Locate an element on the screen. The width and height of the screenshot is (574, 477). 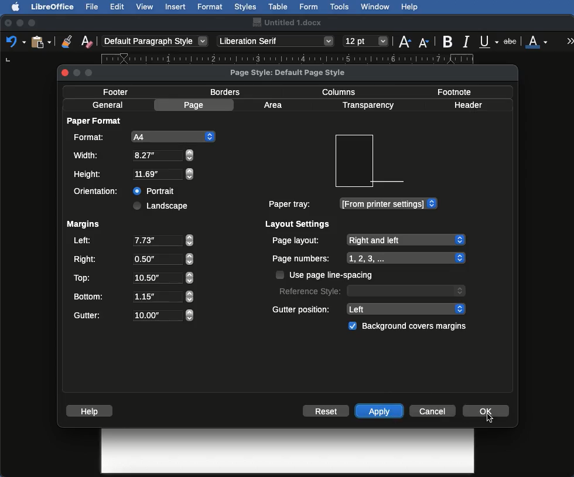
Size increase is located at coordinates (404, 40).